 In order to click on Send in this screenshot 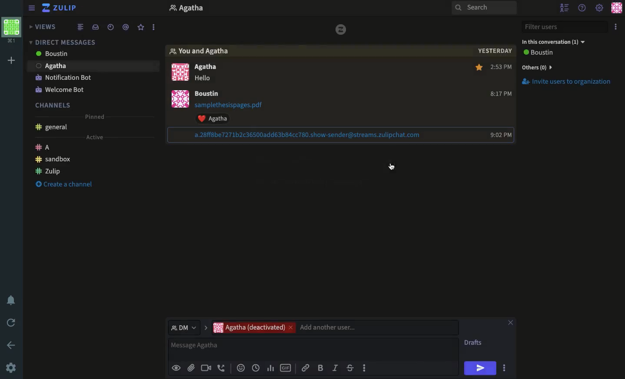, I will do `click(480, 368)`.